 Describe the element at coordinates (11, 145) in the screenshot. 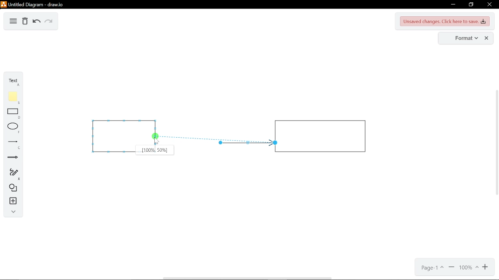

I see `lines` at that location.